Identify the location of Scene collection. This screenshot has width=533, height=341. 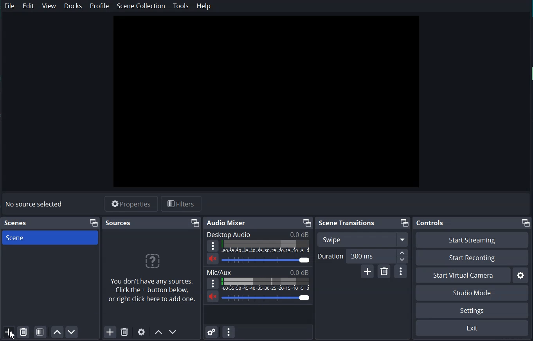
(141, 6).